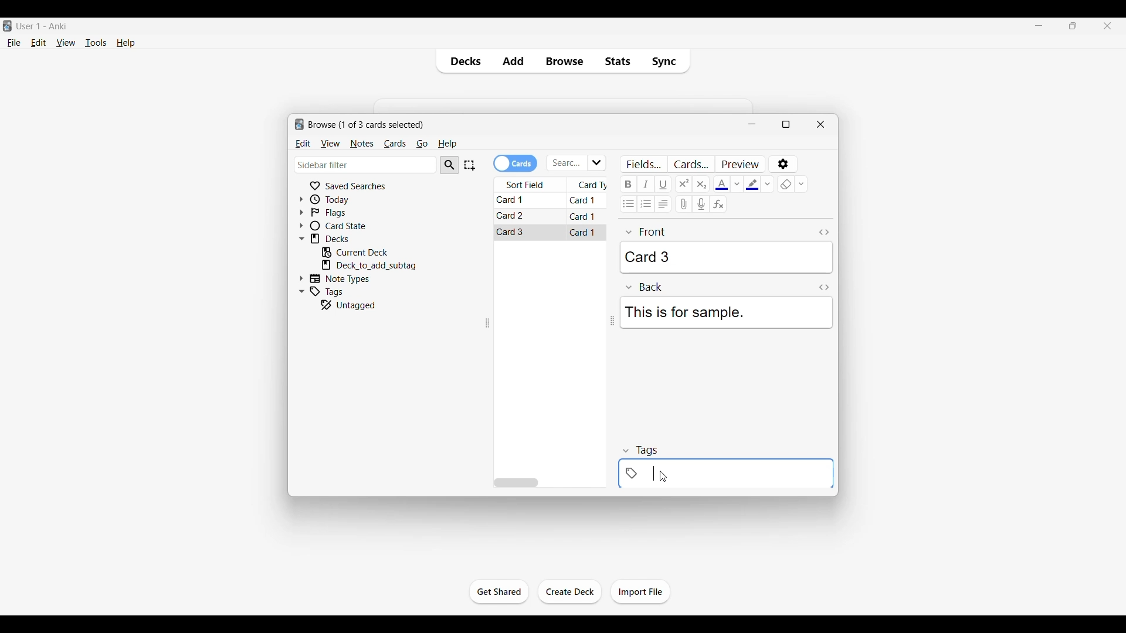 This screenshot has height=633, width=1126. I want to click on User 1 - Anki, so click(42, 25).